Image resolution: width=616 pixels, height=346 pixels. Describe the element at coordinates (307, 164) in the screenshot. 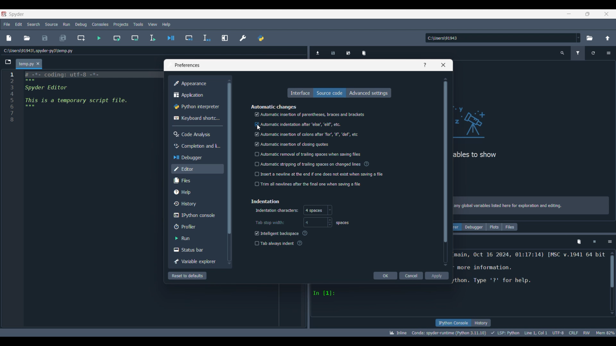

I see `‘Automatic stripping of trailing spaces on changed lines` at that location.